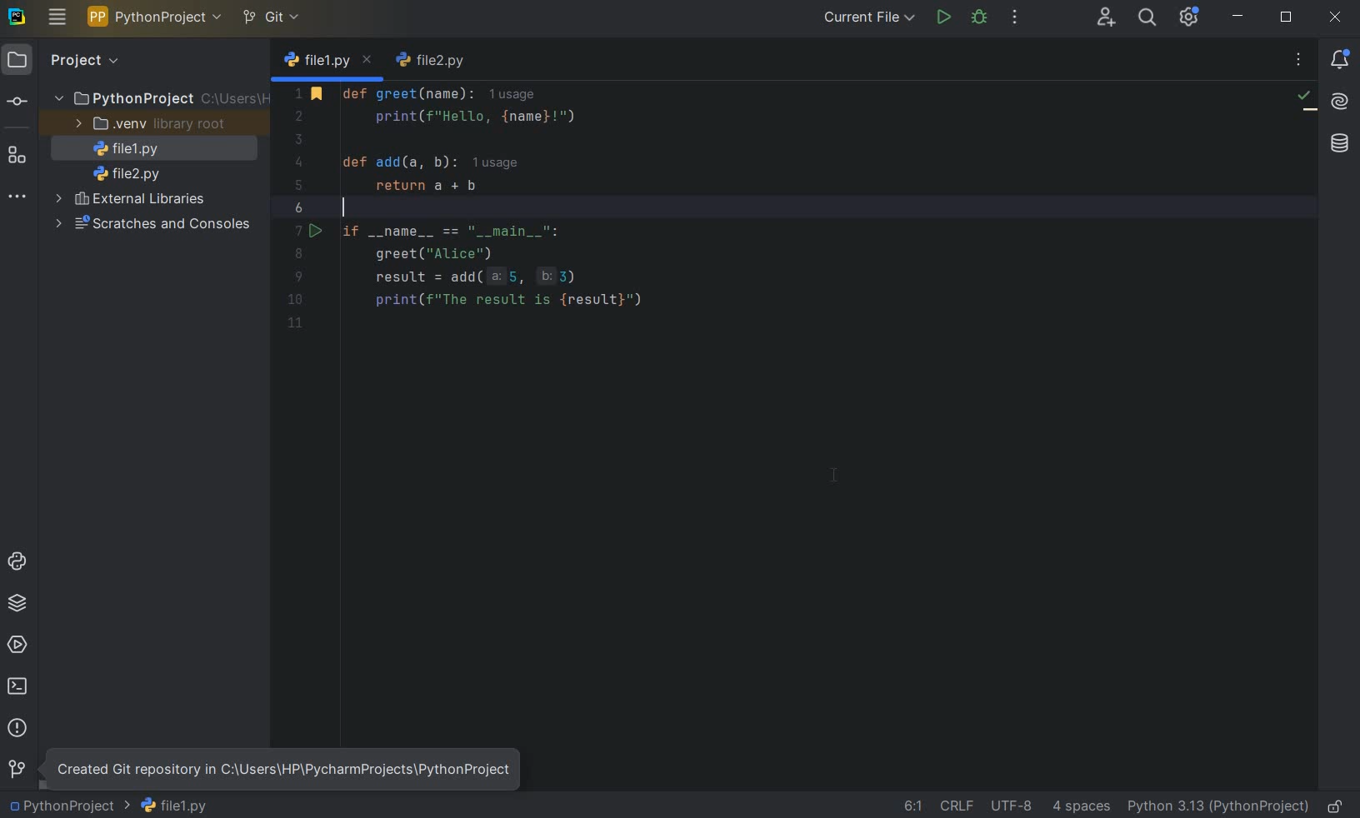 This screenshot has width=1360, height=818. What do you see at coordinates (1083, 806) in the screenshot?
I see `indent` at bounding box center [1083, 806].